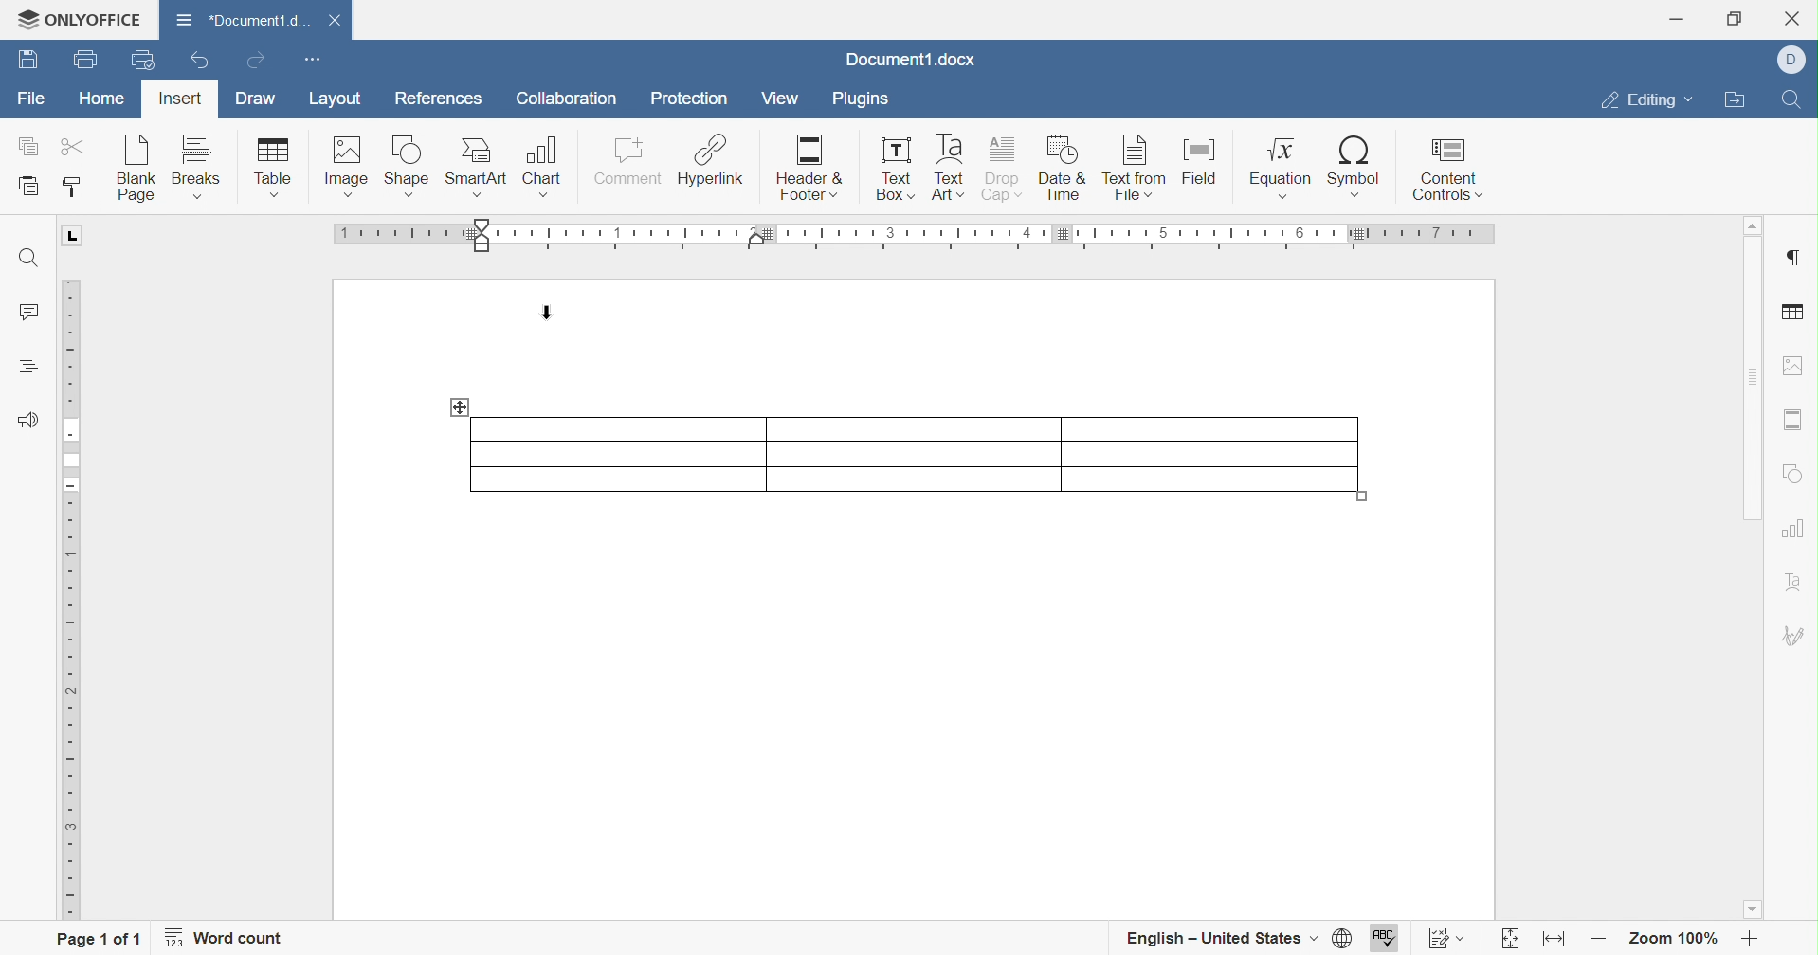  What do you see at coordinates (310, 60) in the screenshot?
I see `Customize Quick Access Toolbar` at bounding box center [310, 60].